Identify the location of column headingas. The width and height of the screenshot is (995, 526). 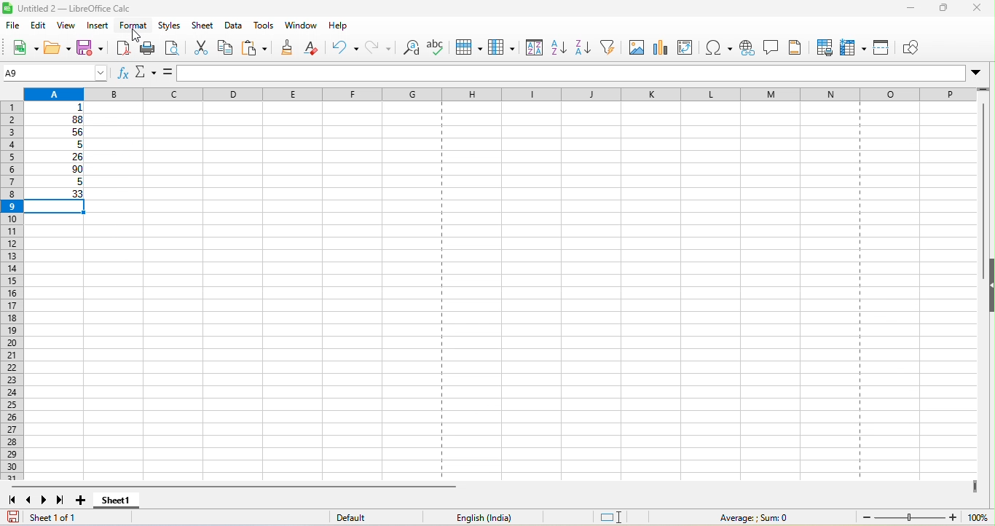
(505, 93).